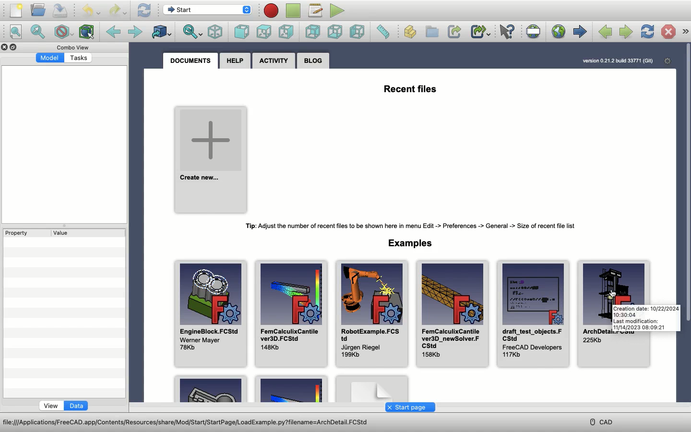 This screenshot has width=691, height=432. What do you see at coordinates (506, 32) in the screenshot?
I see `What's this?` at bounding box center [506, 32].